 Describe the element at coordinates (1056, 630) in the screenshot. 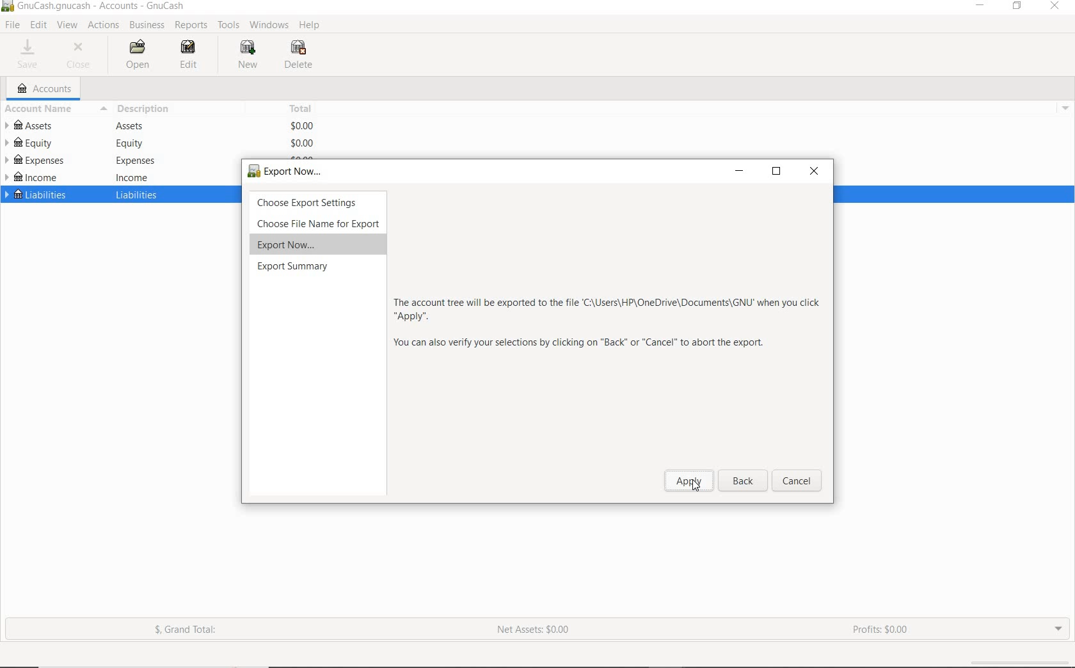

I see `EXPAND` at that location.